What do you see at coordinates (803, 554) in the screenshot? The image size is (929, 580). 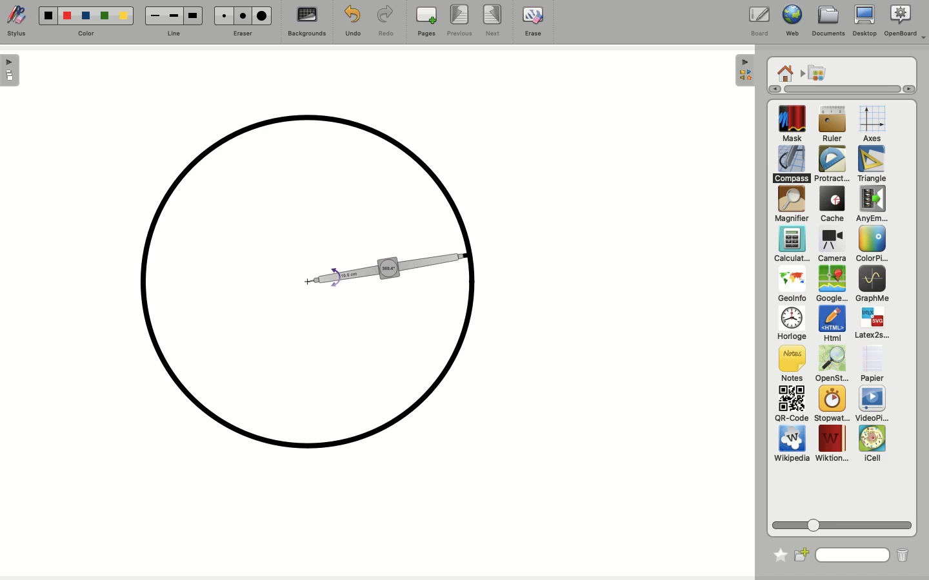 I see `New folder` at bounding box center [803, 554].